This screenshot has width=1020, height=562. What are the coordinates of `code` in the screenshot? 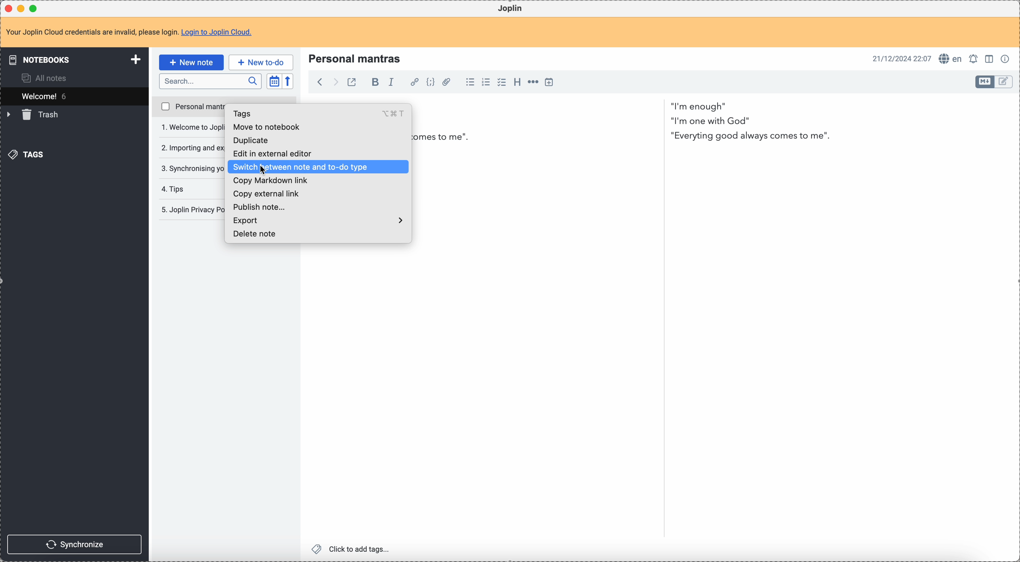 It's located at (431, 83).